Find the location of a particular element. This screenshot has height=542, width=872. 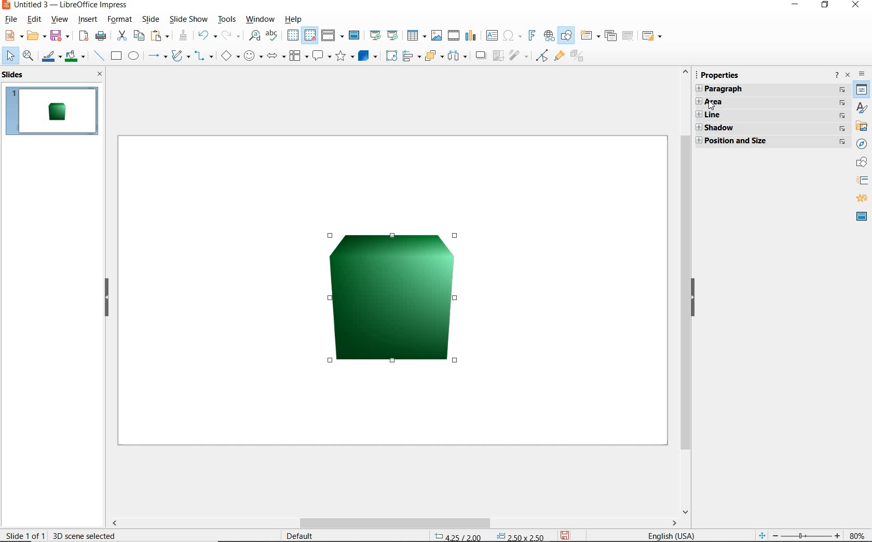

slide layout is located at coordinates (652, 35).